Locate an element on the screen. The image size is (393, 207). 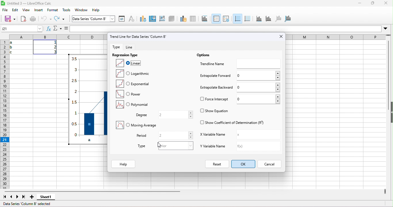
maximize is located at coordinates (372, 4).